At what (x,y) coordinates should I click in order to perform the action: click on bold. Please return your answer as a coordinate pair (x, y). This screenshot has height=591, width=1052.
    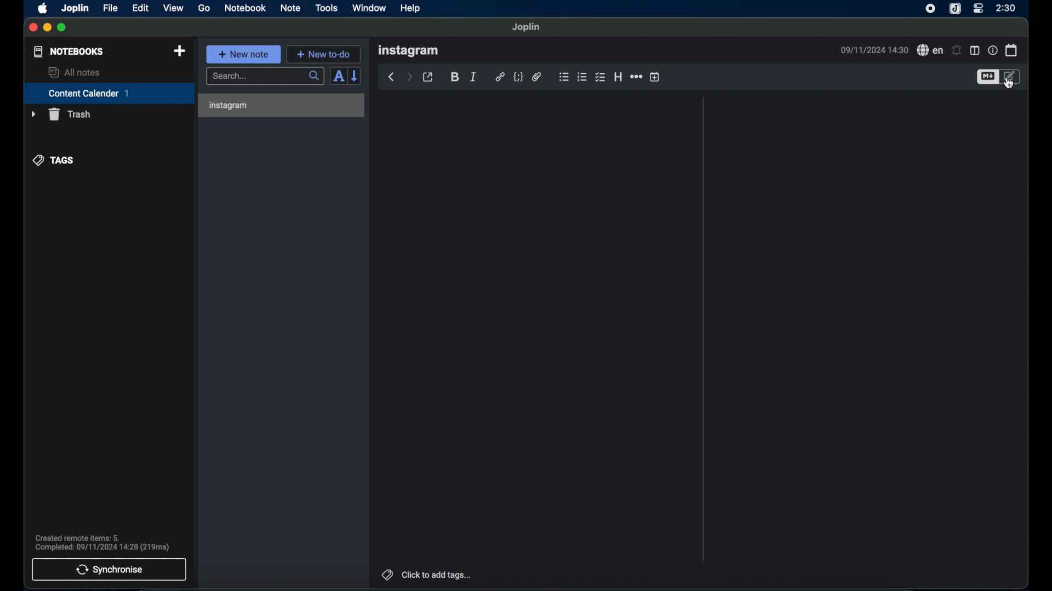
    Looking at the image, I should click on (454, 76).